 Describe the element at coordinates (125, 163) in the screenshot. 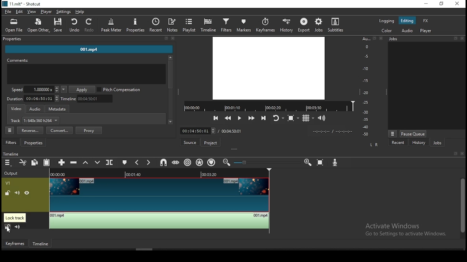

I see `create/edit marker` at that location.